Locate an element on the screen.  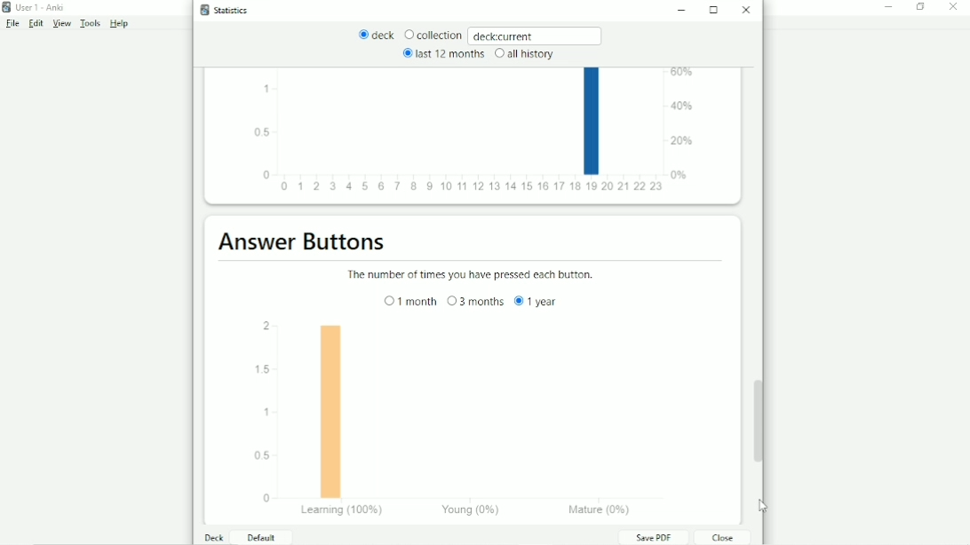
Default is located at coordinates (259, 537).